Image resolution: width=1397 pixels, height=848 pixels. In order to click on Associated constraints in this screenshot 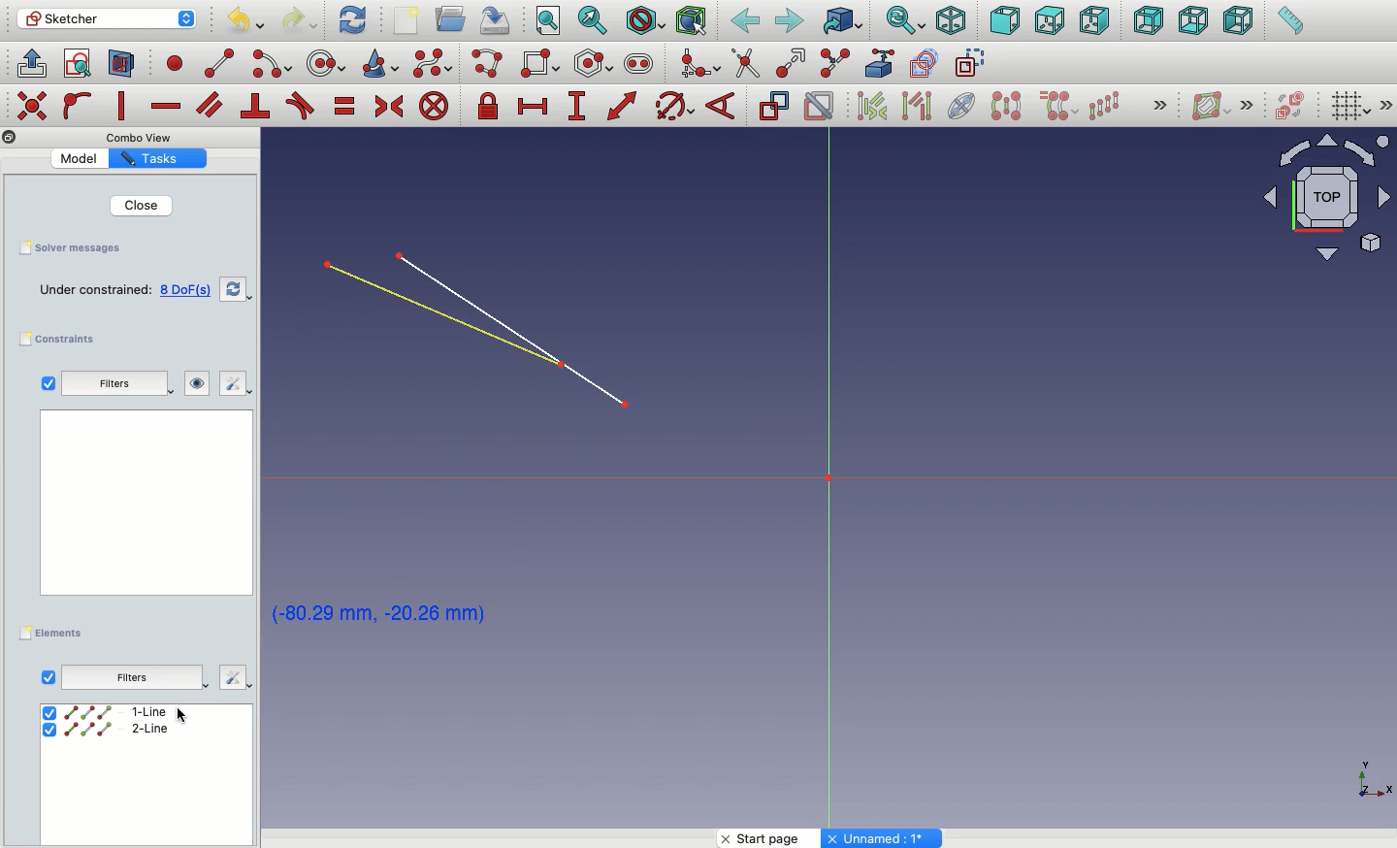, I will do `click(875, 106)`.